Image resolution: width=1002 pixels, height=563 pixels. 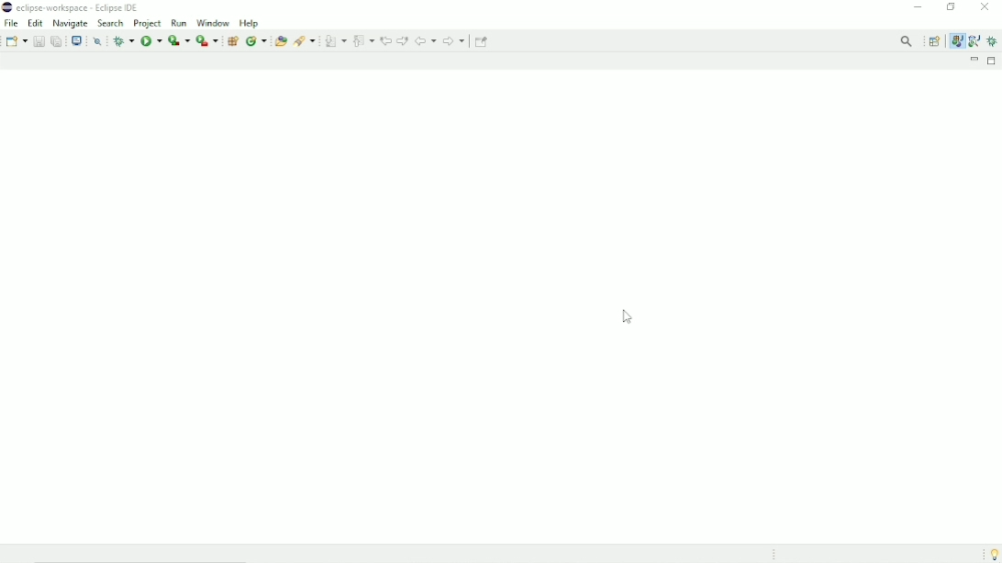 What do you see at coordinates (70, 23) in the screenshot?
I see `Navigate` at bounding box center [70, 23].